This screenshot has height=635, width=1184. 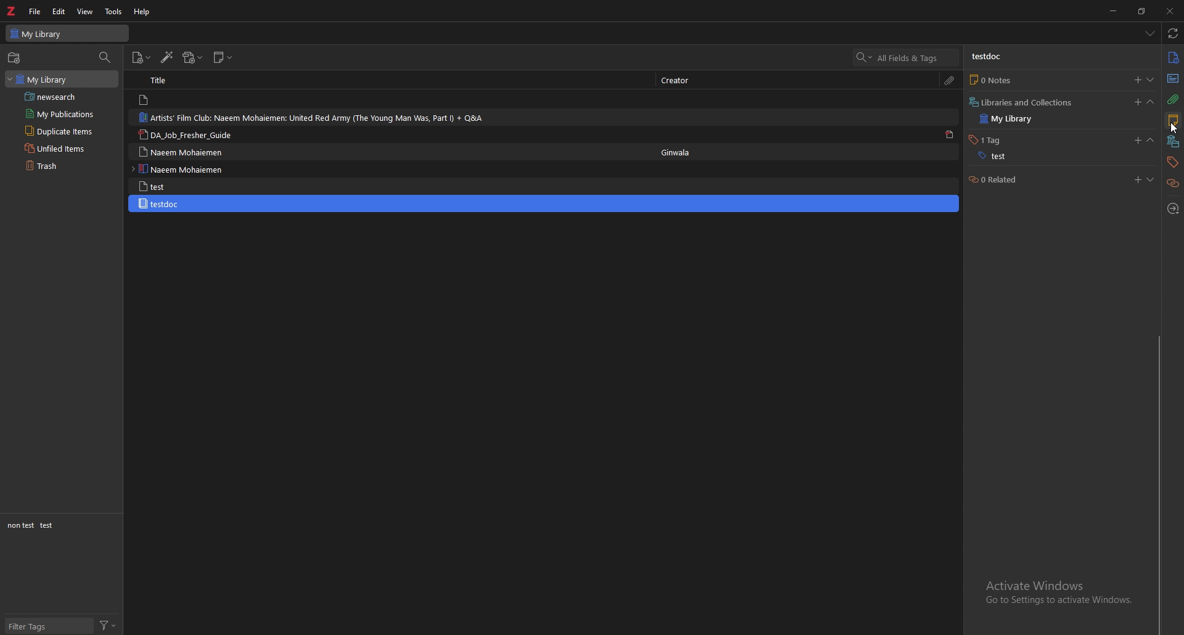 I want to click on search all fields & tags, so click(x=907, y=57).